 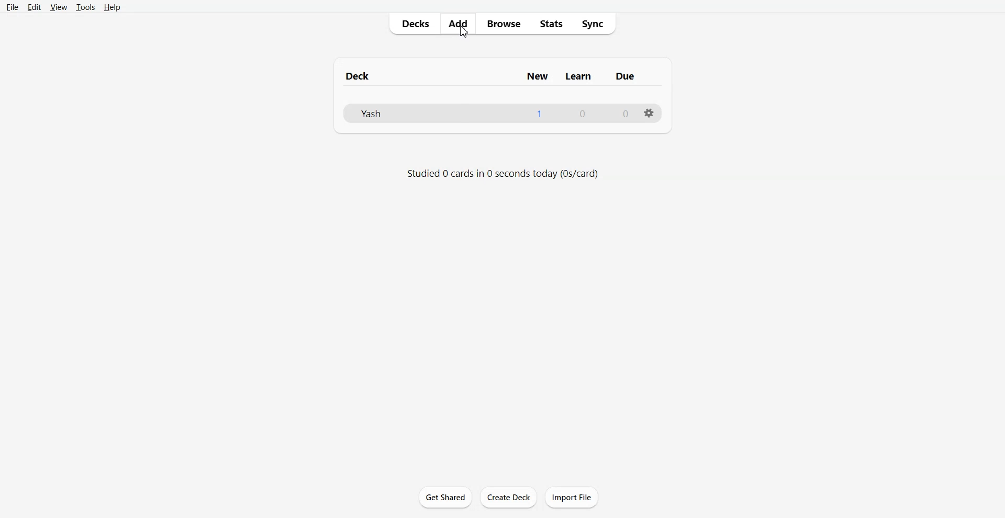 I want to click on , so click(x=622, y=114).